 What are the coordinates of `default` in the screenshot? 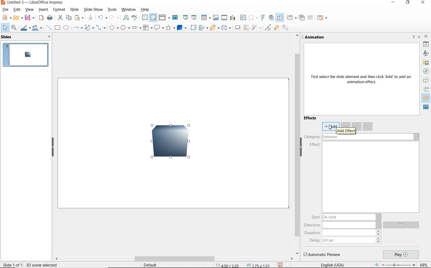 It's located at (150, 264).